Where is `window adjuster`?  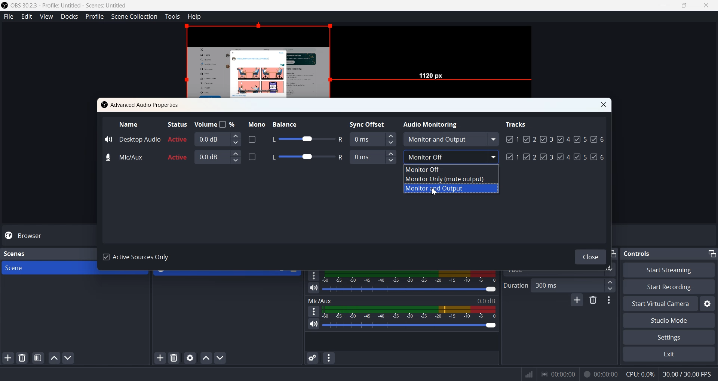
window adjuster is located at coordinates (610, 269).